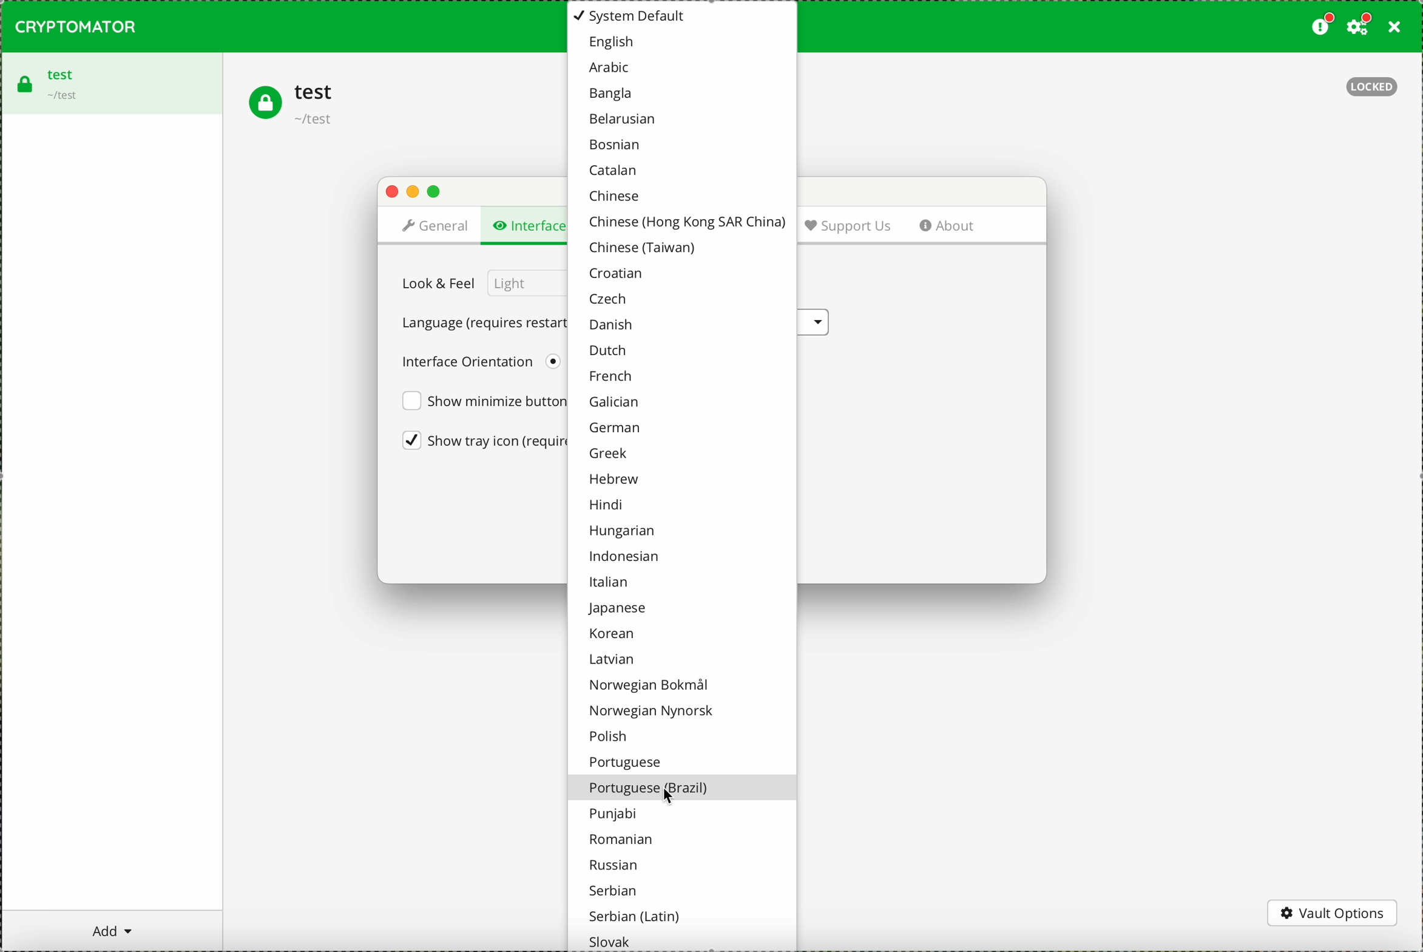  Describe the element at coordinates (483, 440) in the screenshot. I see `show try icon` at that location.